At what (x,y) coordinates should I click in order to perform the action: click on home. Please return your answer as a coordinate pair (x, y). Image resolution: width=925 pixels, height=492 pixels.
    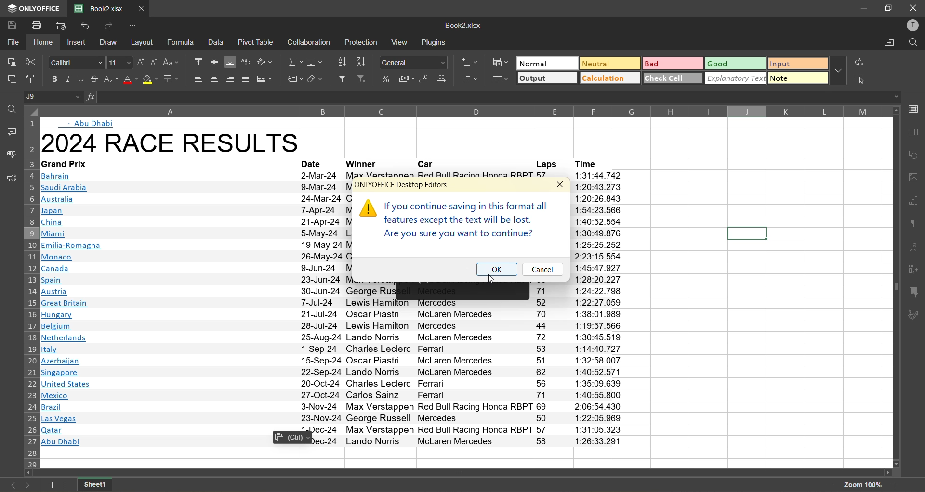
    Looking at the image, I should click on (46, 43).